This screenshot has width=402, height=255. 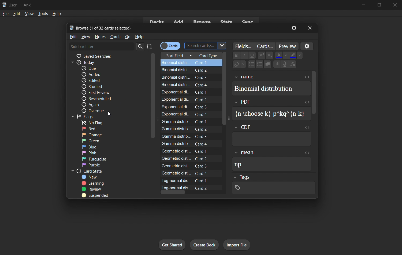 What do you see at coordinates (175, 166) in the screenshot?
I see `‘Geometric dist...` at bounding box center [175, 166].